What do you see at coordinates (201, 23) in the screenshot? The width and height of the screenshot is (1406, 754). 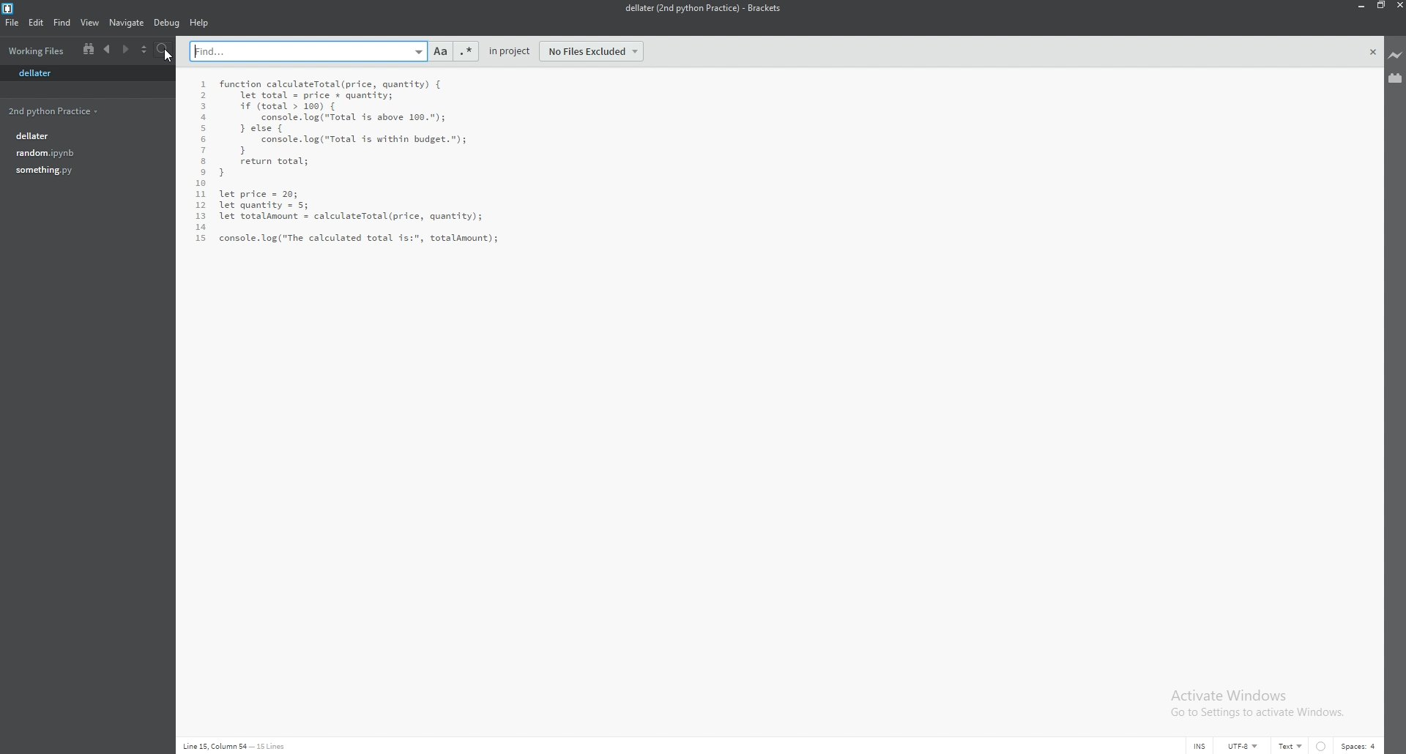 I see `help` at bounding box center [201, 23].